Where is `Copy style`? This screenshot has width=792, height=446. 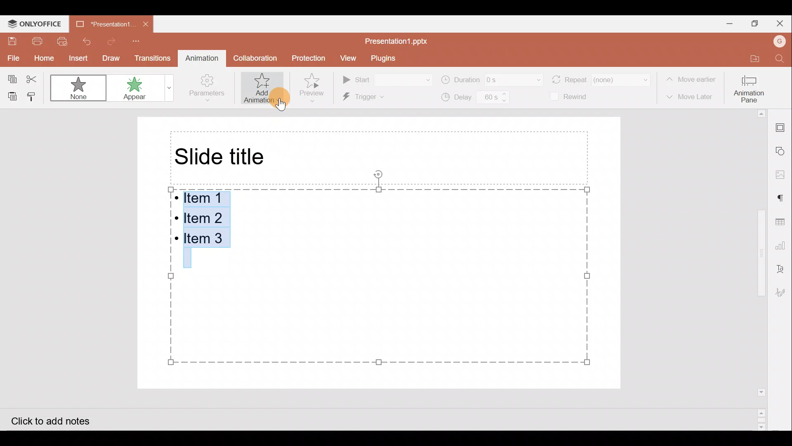
Copy style is located at coordinates (34, 95).